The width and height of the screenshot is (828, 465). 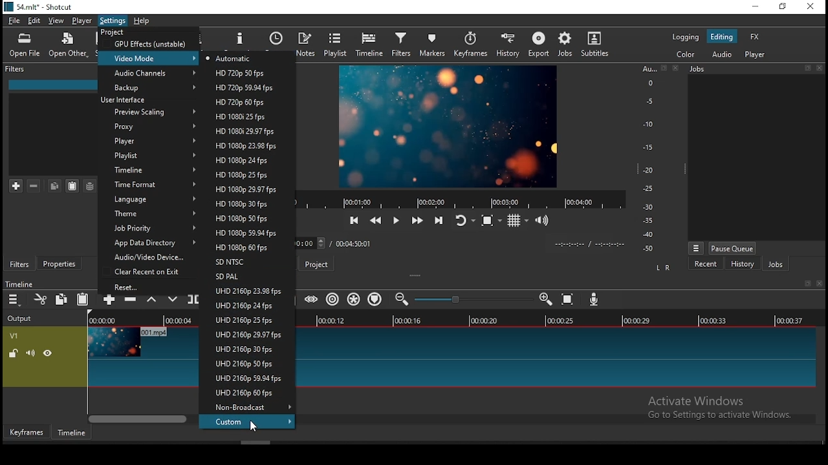 I want to click on playlist, so click(x=336, y=44).